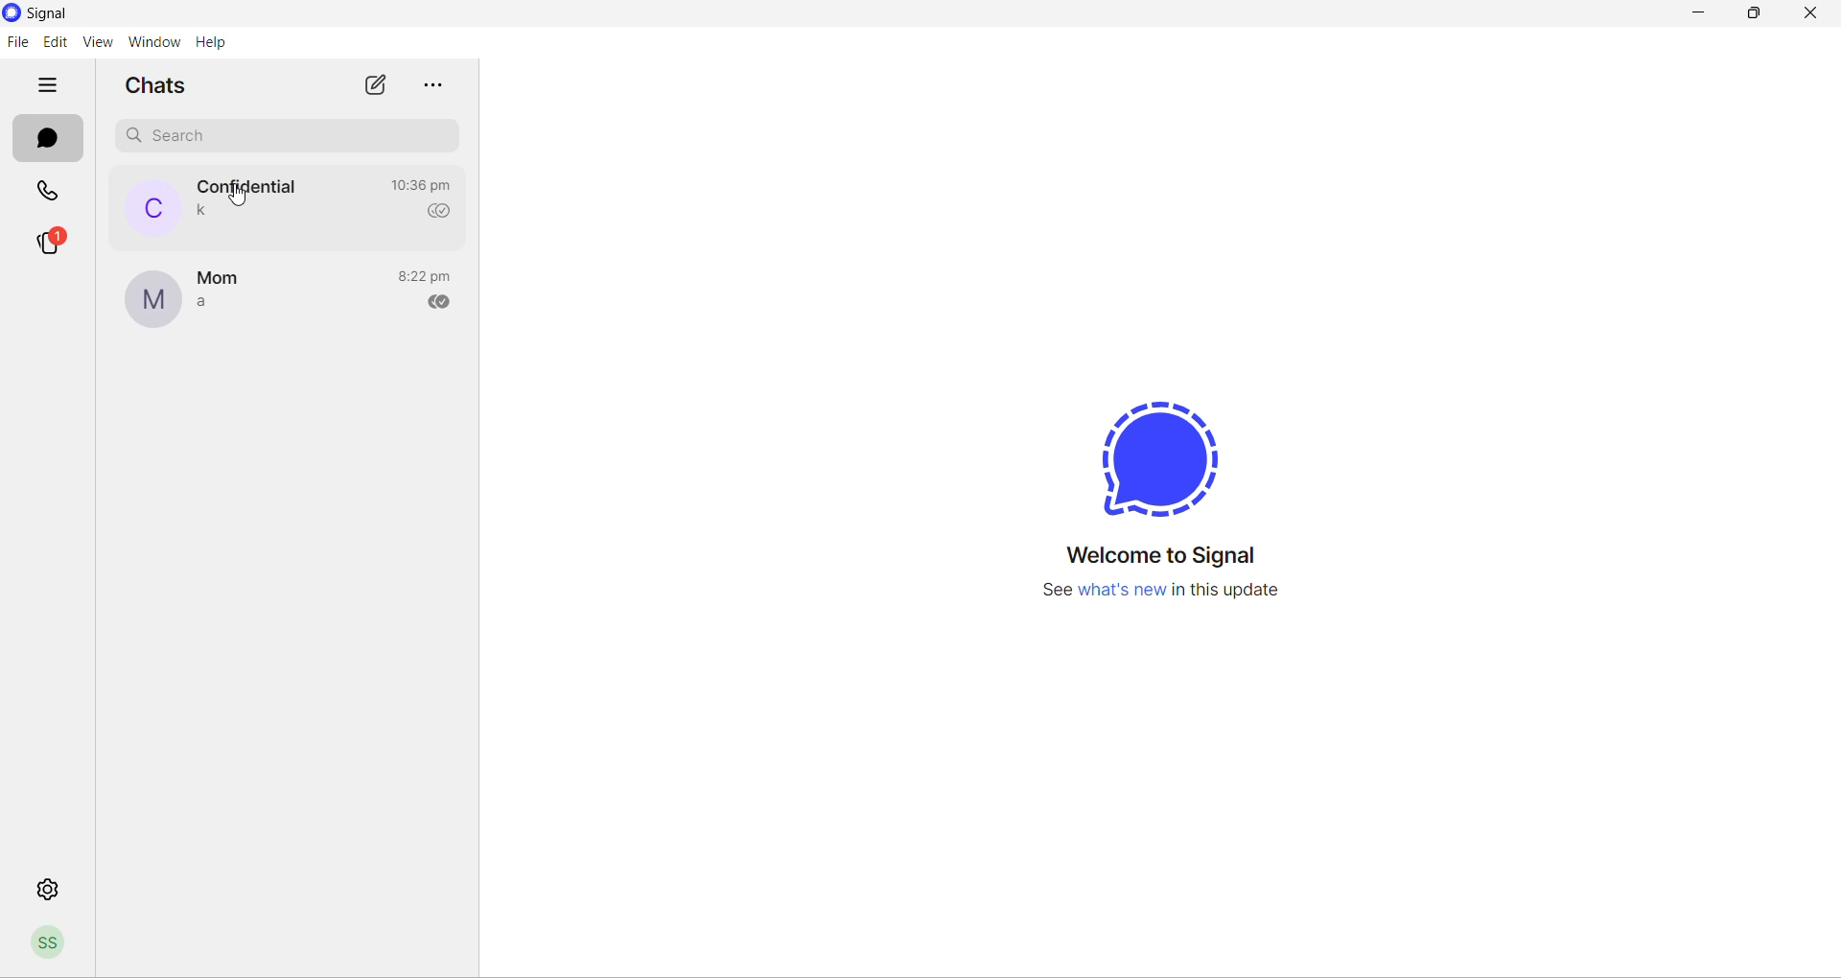 Image resolution: width=1841 pixels, height=978 pixels. Describe the element at coordinates (96, 42) in the screenshot. I see `view` at that location.